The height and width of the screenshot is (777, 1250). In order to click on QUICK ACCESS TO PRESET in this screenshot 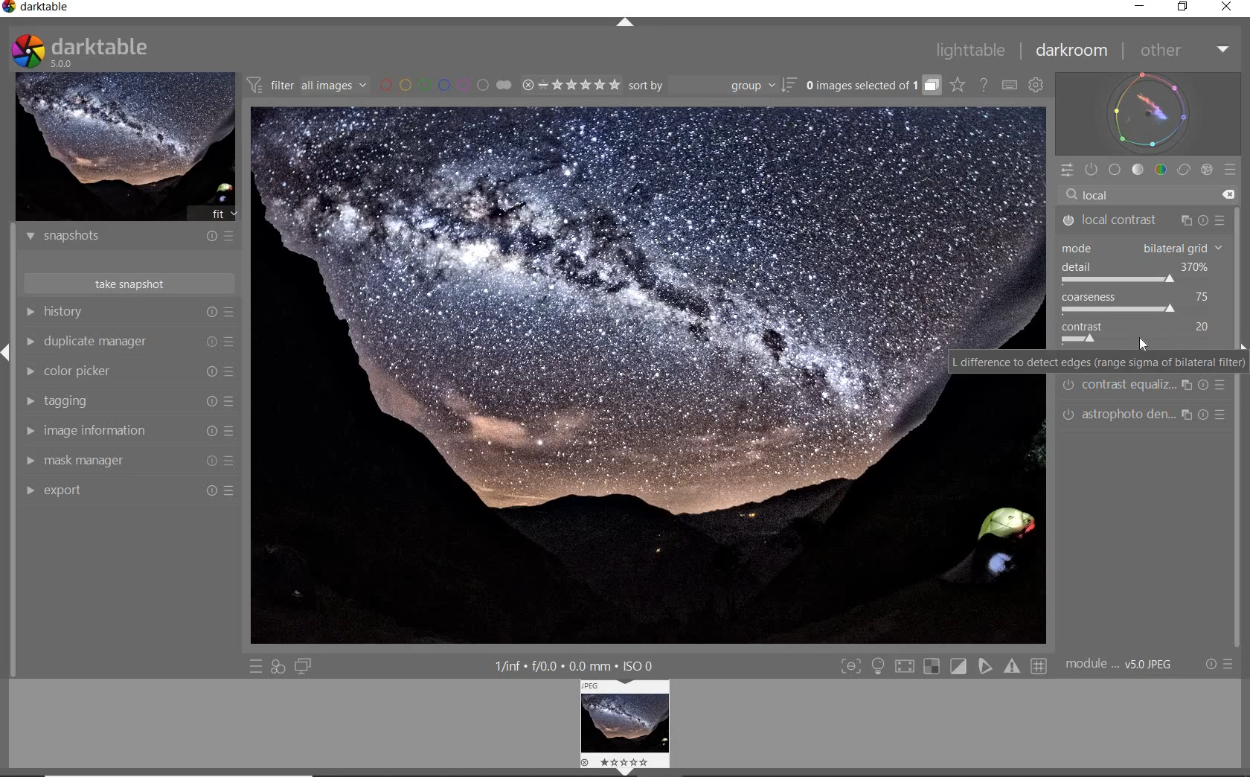, I will do `click(257, 666)`.